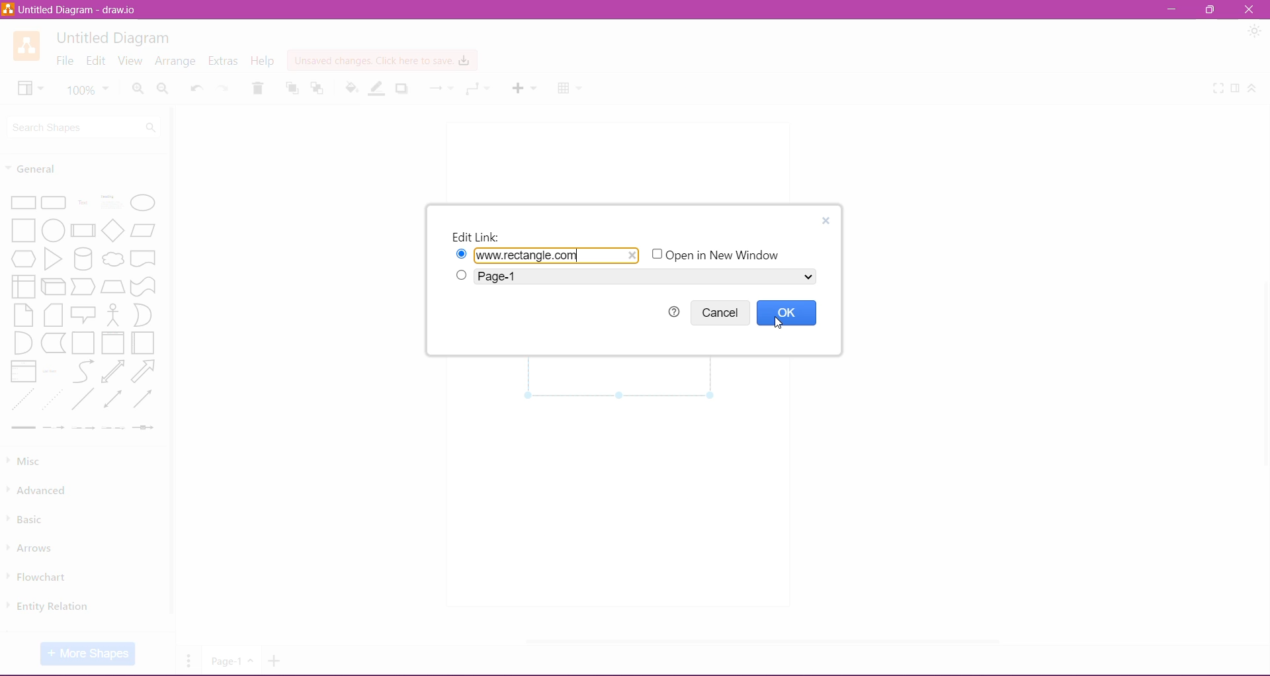 The height and width of the screenshot is (676, 1270). What do you see at coordinates (96, 60) in the screenshot?
I see `Edit` at bounding box center [96, 60].